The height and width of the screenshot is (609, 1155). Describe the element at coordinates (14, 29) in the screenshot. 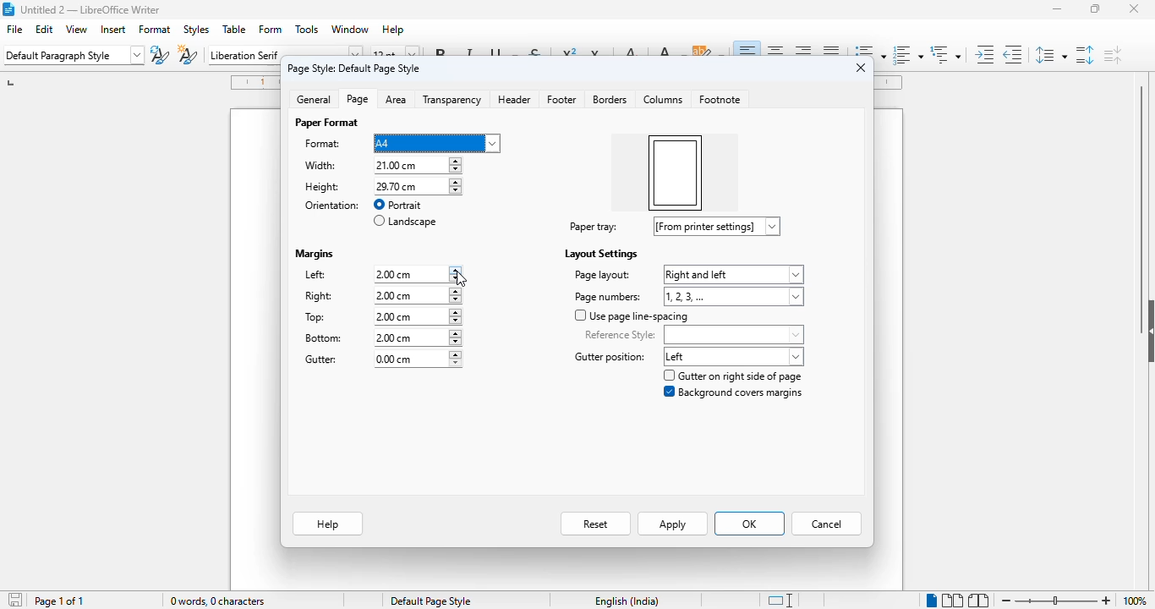

I see `file` at that location.